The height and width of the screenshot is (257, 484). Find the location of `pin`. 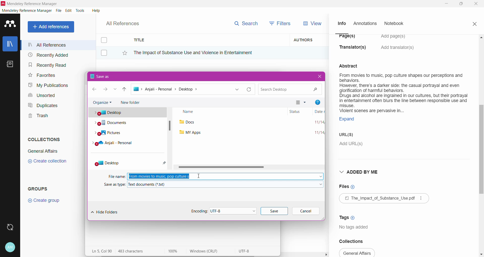

pin is located at coordinates (163, 163).